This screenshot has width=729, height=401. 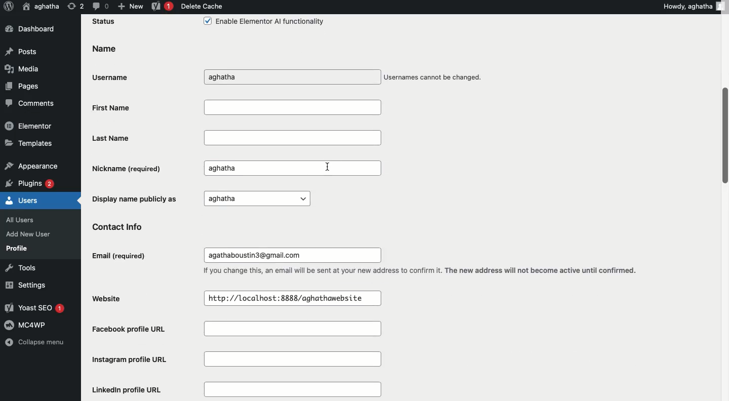 What do you see at coordinates (236, 137) in the screenshot?
I see `Last name` at bounding box center [236, 137].